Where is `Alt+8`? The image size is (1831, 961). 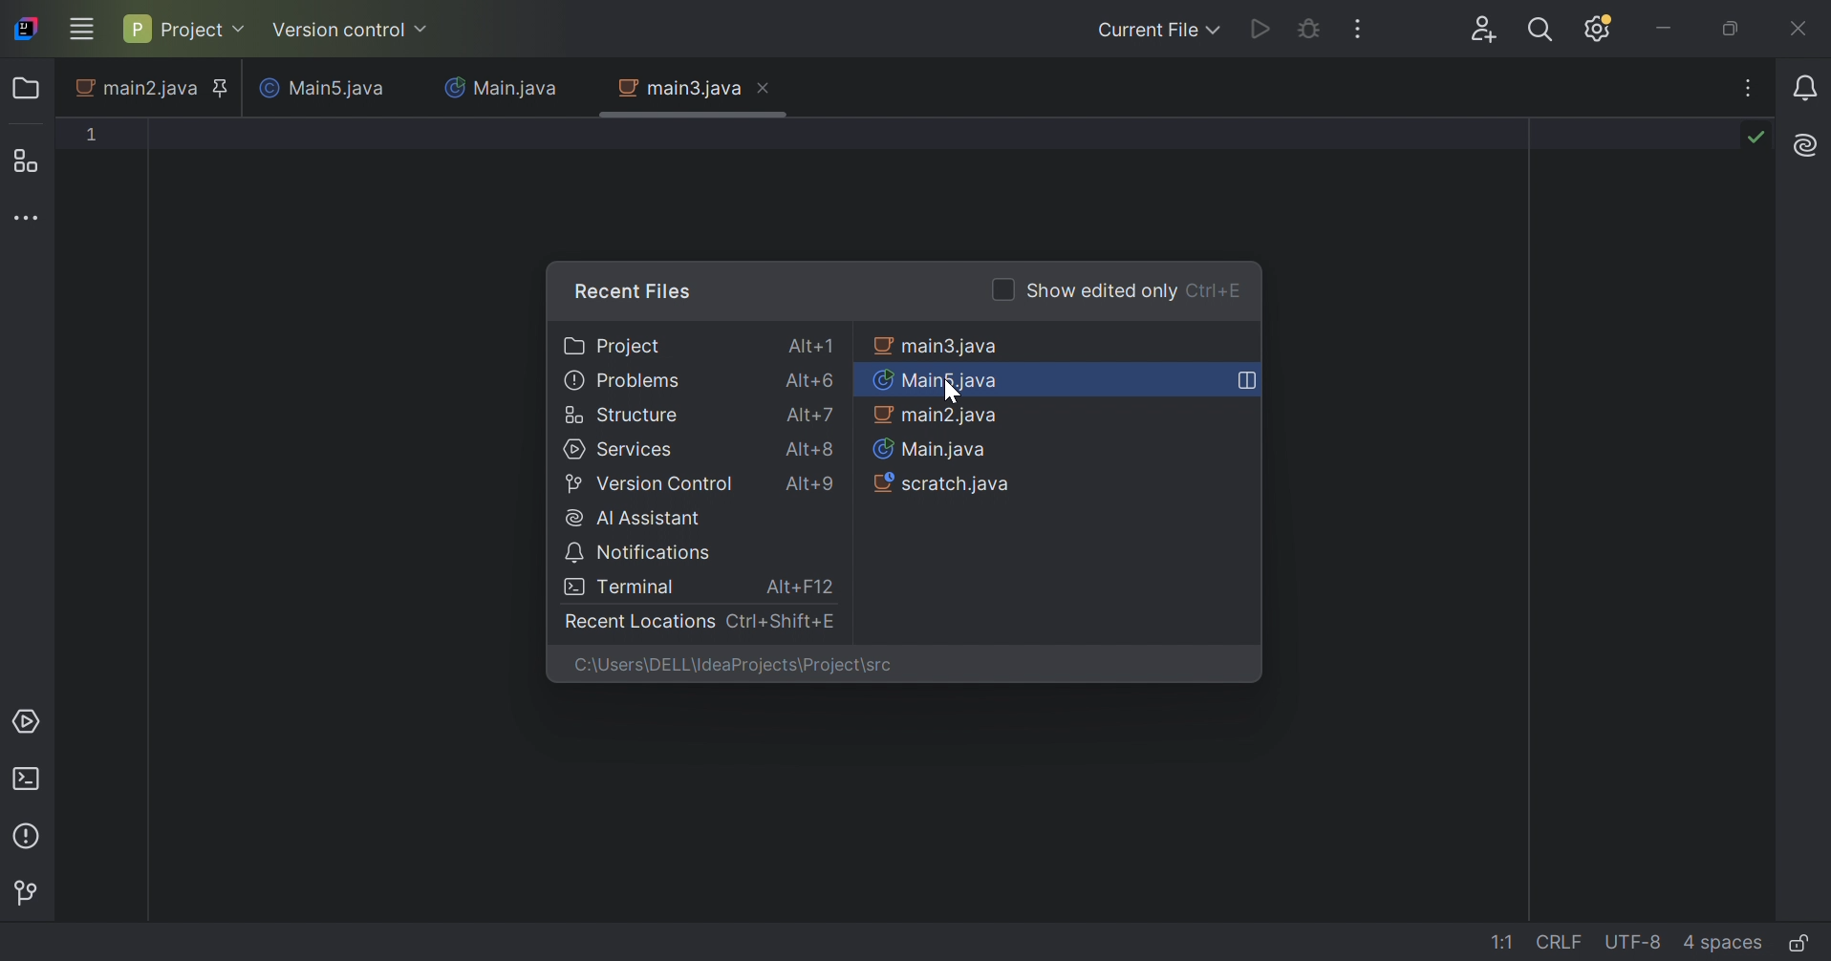
Alt+8 is located at coordinates (808, 448).